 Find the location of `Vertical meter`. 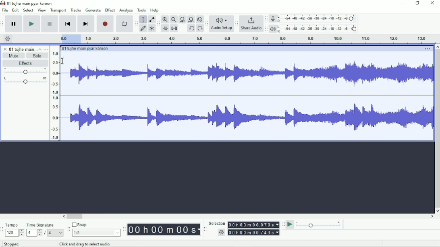

Vertical meter is located at coordinates (54, 95).